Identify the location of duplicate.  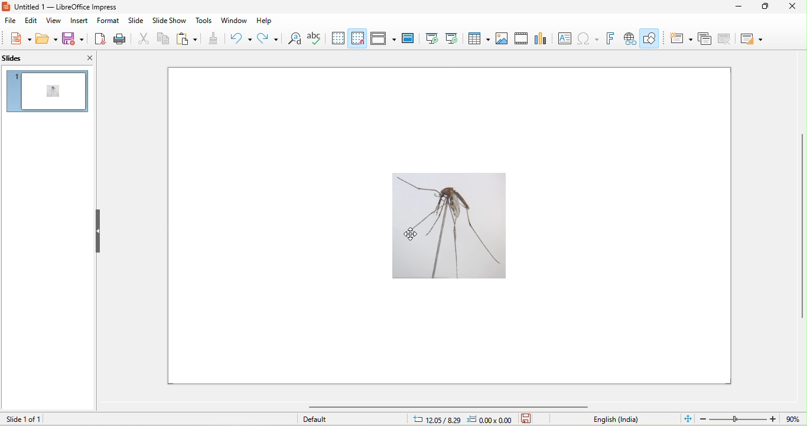
(705, 38).